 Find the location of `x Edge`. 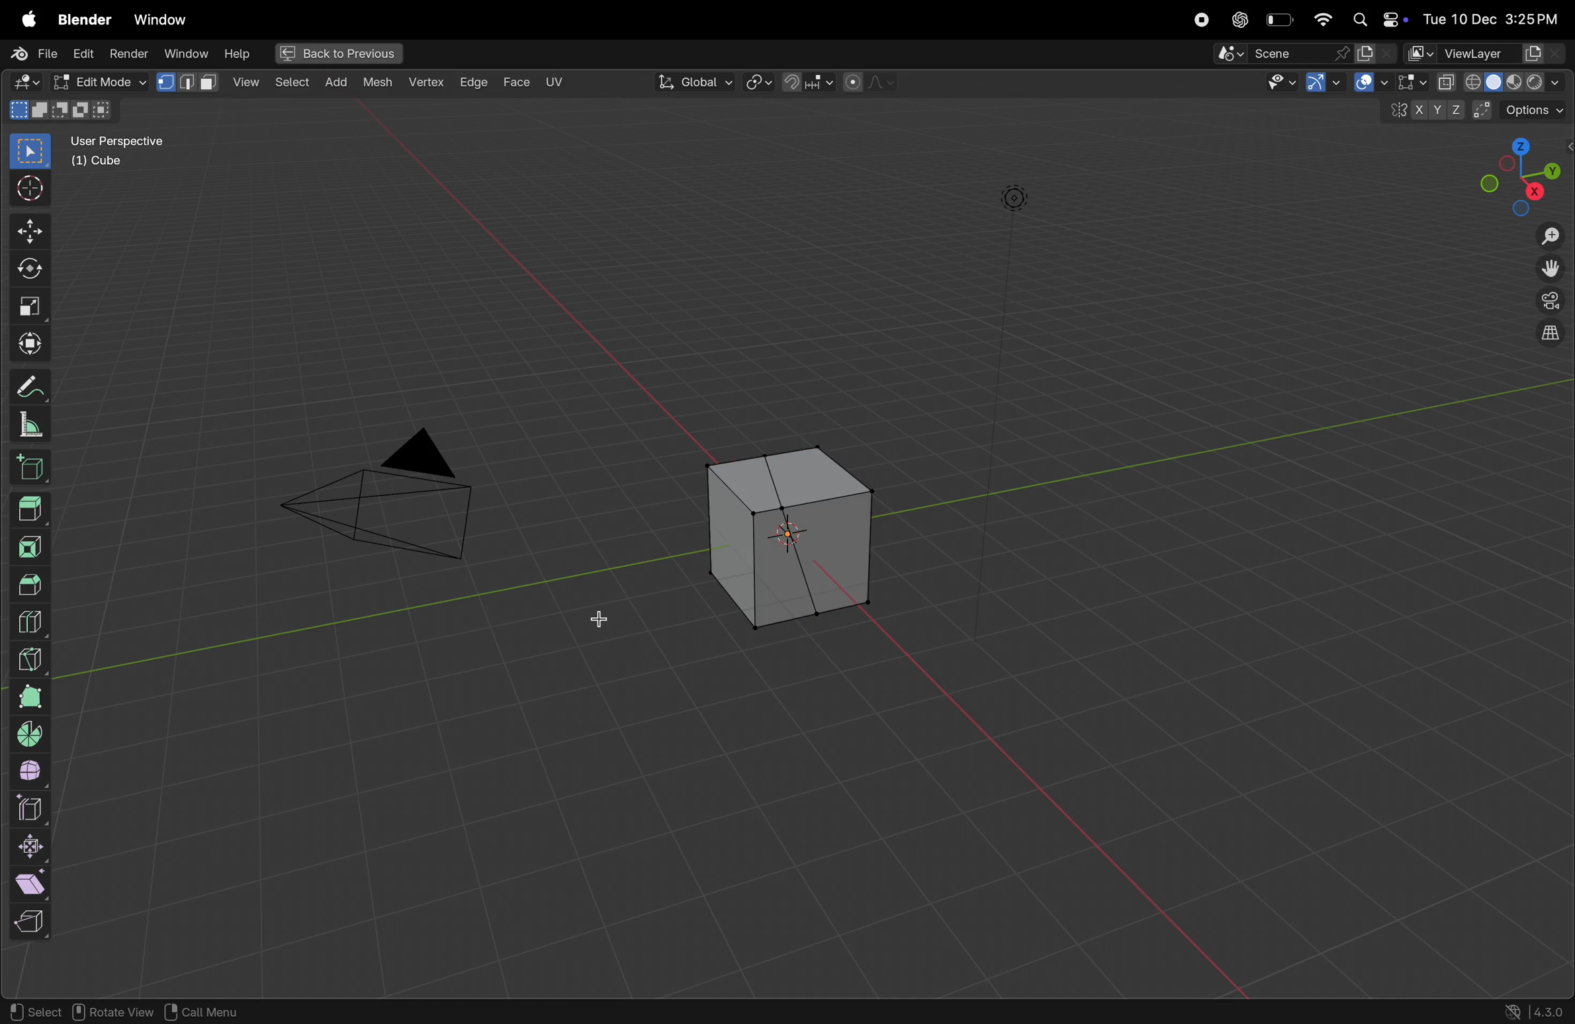

x Edge is located at coordinates (474, 81).